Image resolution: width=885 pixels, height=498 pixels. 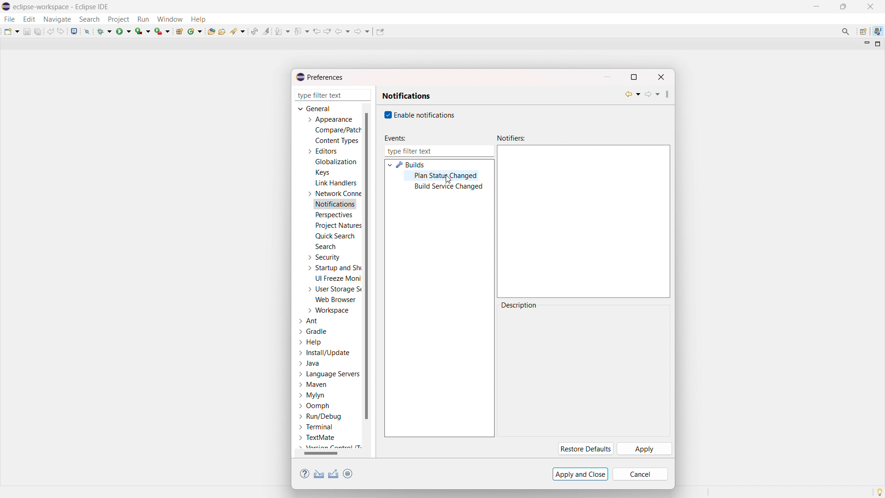 What do you see at coordinates (846, 31) in the screenshot?
I see `access commands and other items` at bounding box center [846, 31].